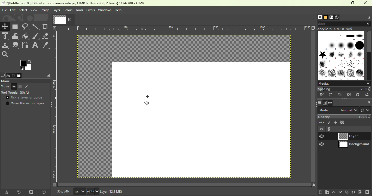 Image resolution: width=372 pixels, height=196 pixels. Describe the element at coordinates (366, 3) in the screenshot. I see `Close` at that location.